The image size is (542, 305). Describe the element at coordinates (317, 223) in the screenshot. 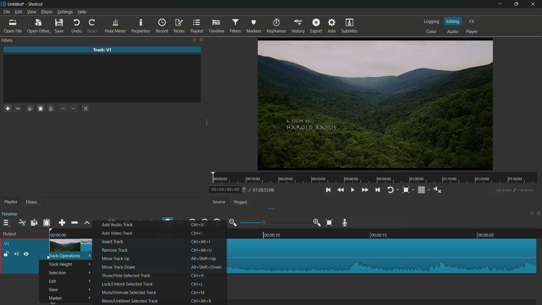

I see `zoom in` at that location.